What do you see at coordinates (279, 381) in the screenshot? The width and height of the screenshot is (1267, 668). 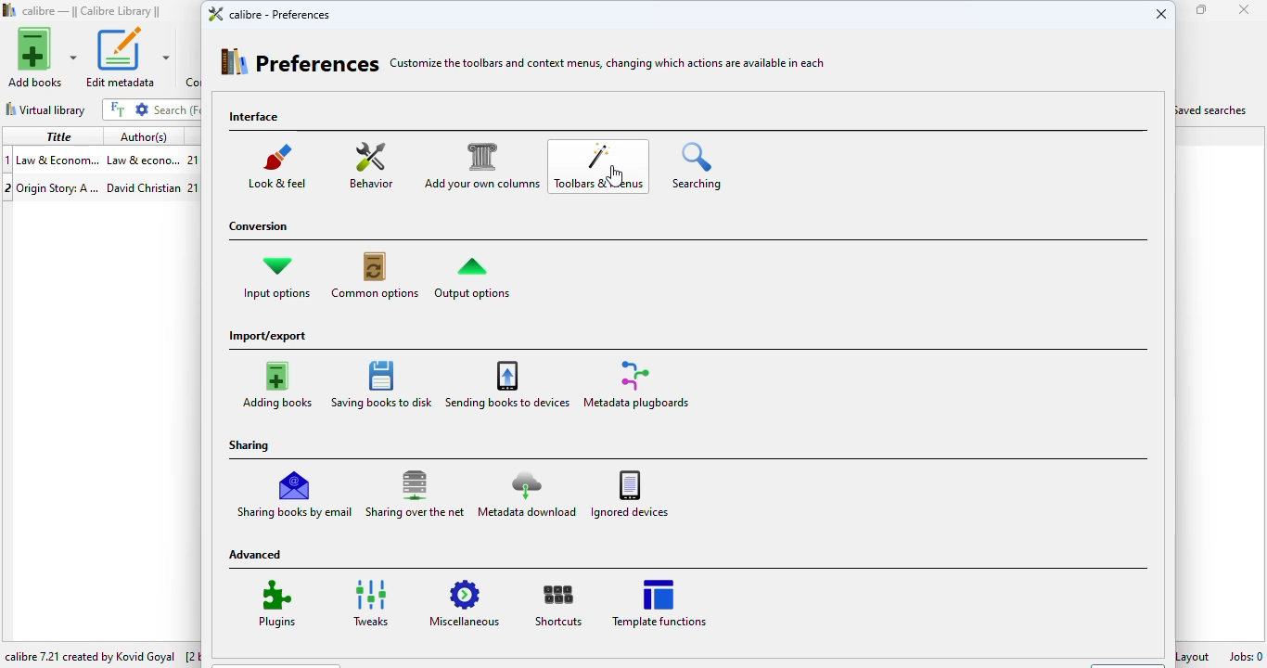 I see `adding books` at bounding box center [279, 381].